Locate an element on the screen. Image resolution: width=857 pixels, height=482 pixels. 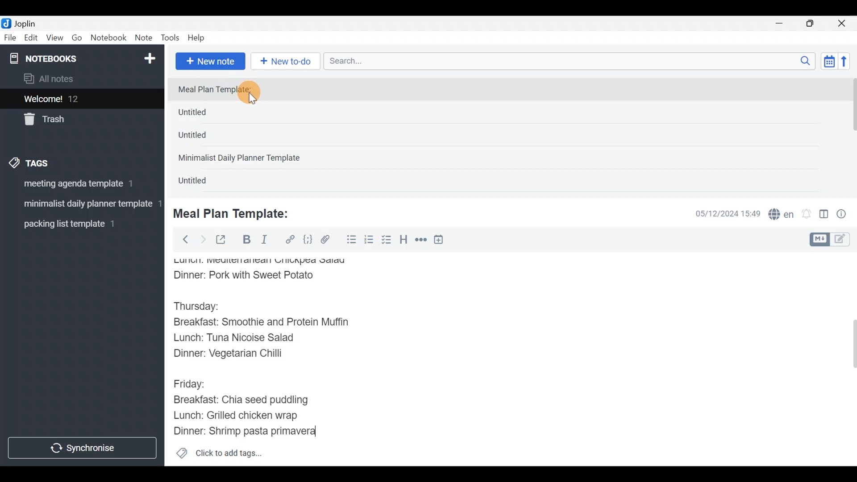
Tag 2 is located at coordinates (82, 205).